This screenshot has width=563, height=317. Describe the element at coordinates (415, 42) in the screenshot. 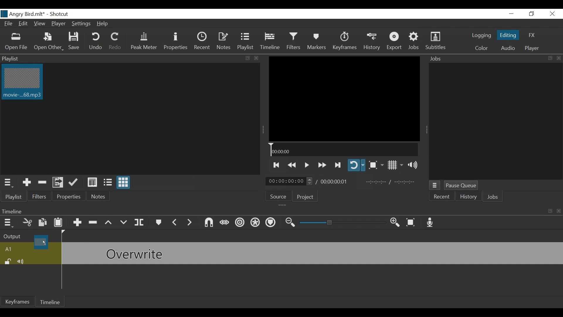

I see `Jobs` at that location.